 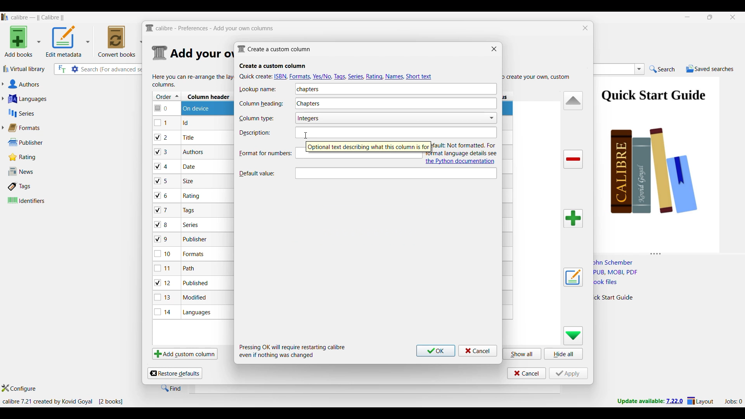 What do you see at coordinates (19, 388) in the screenshot?
I see `Configure` at bounding box center [19, 388].